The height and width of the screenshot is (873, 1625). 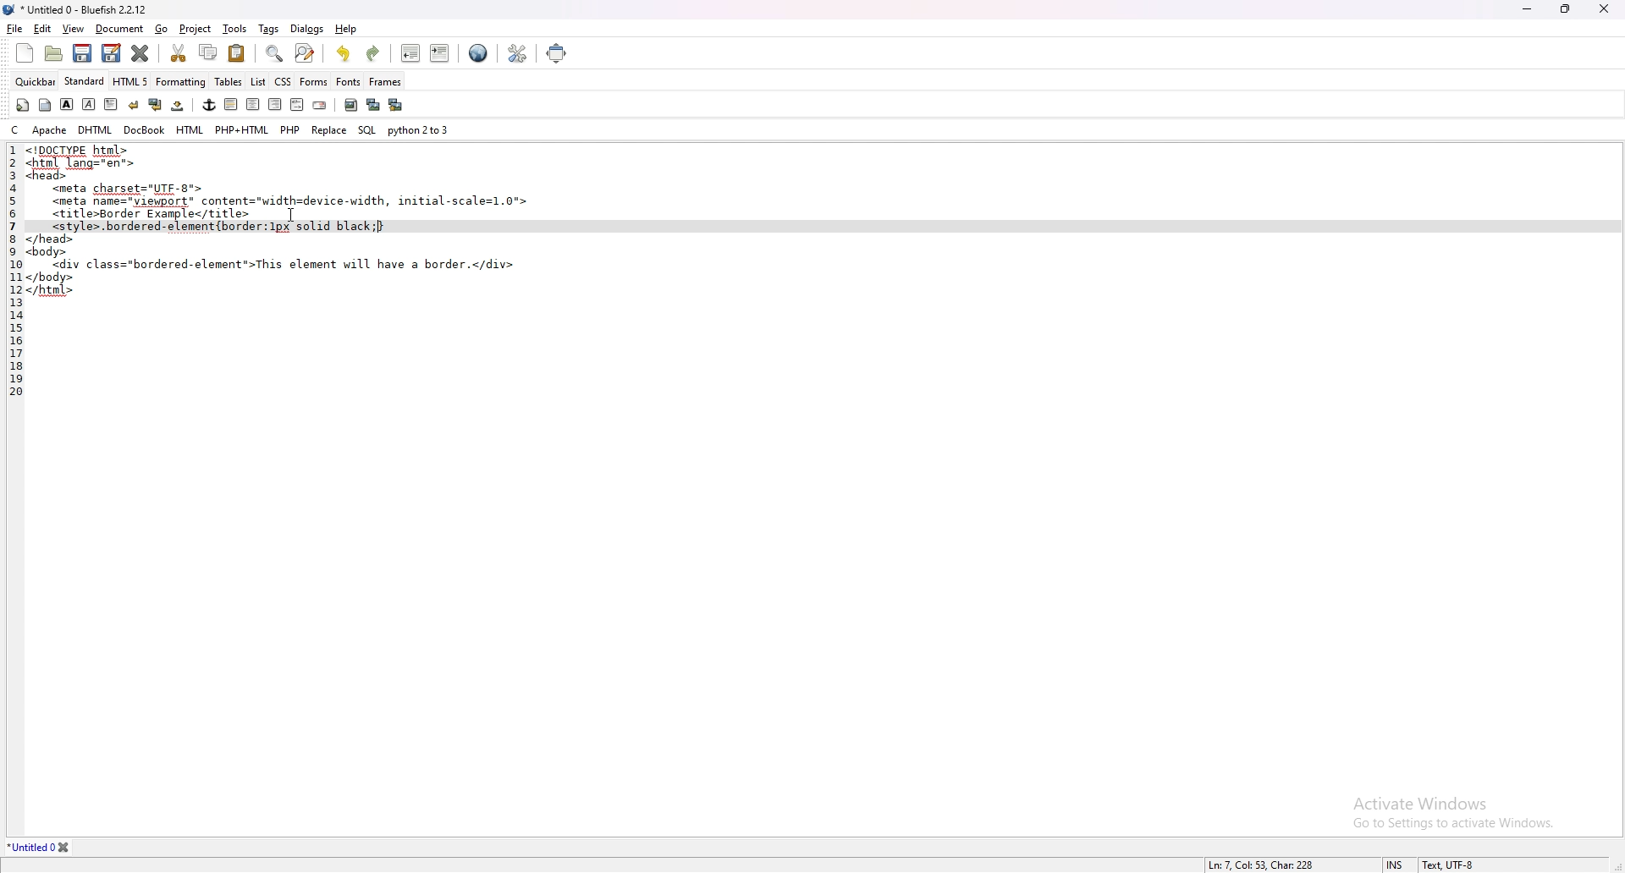 What do you see at coordinates (420, 129) in the screenshot?
I see `python 2 to 3` at bounding box center [420, 129].